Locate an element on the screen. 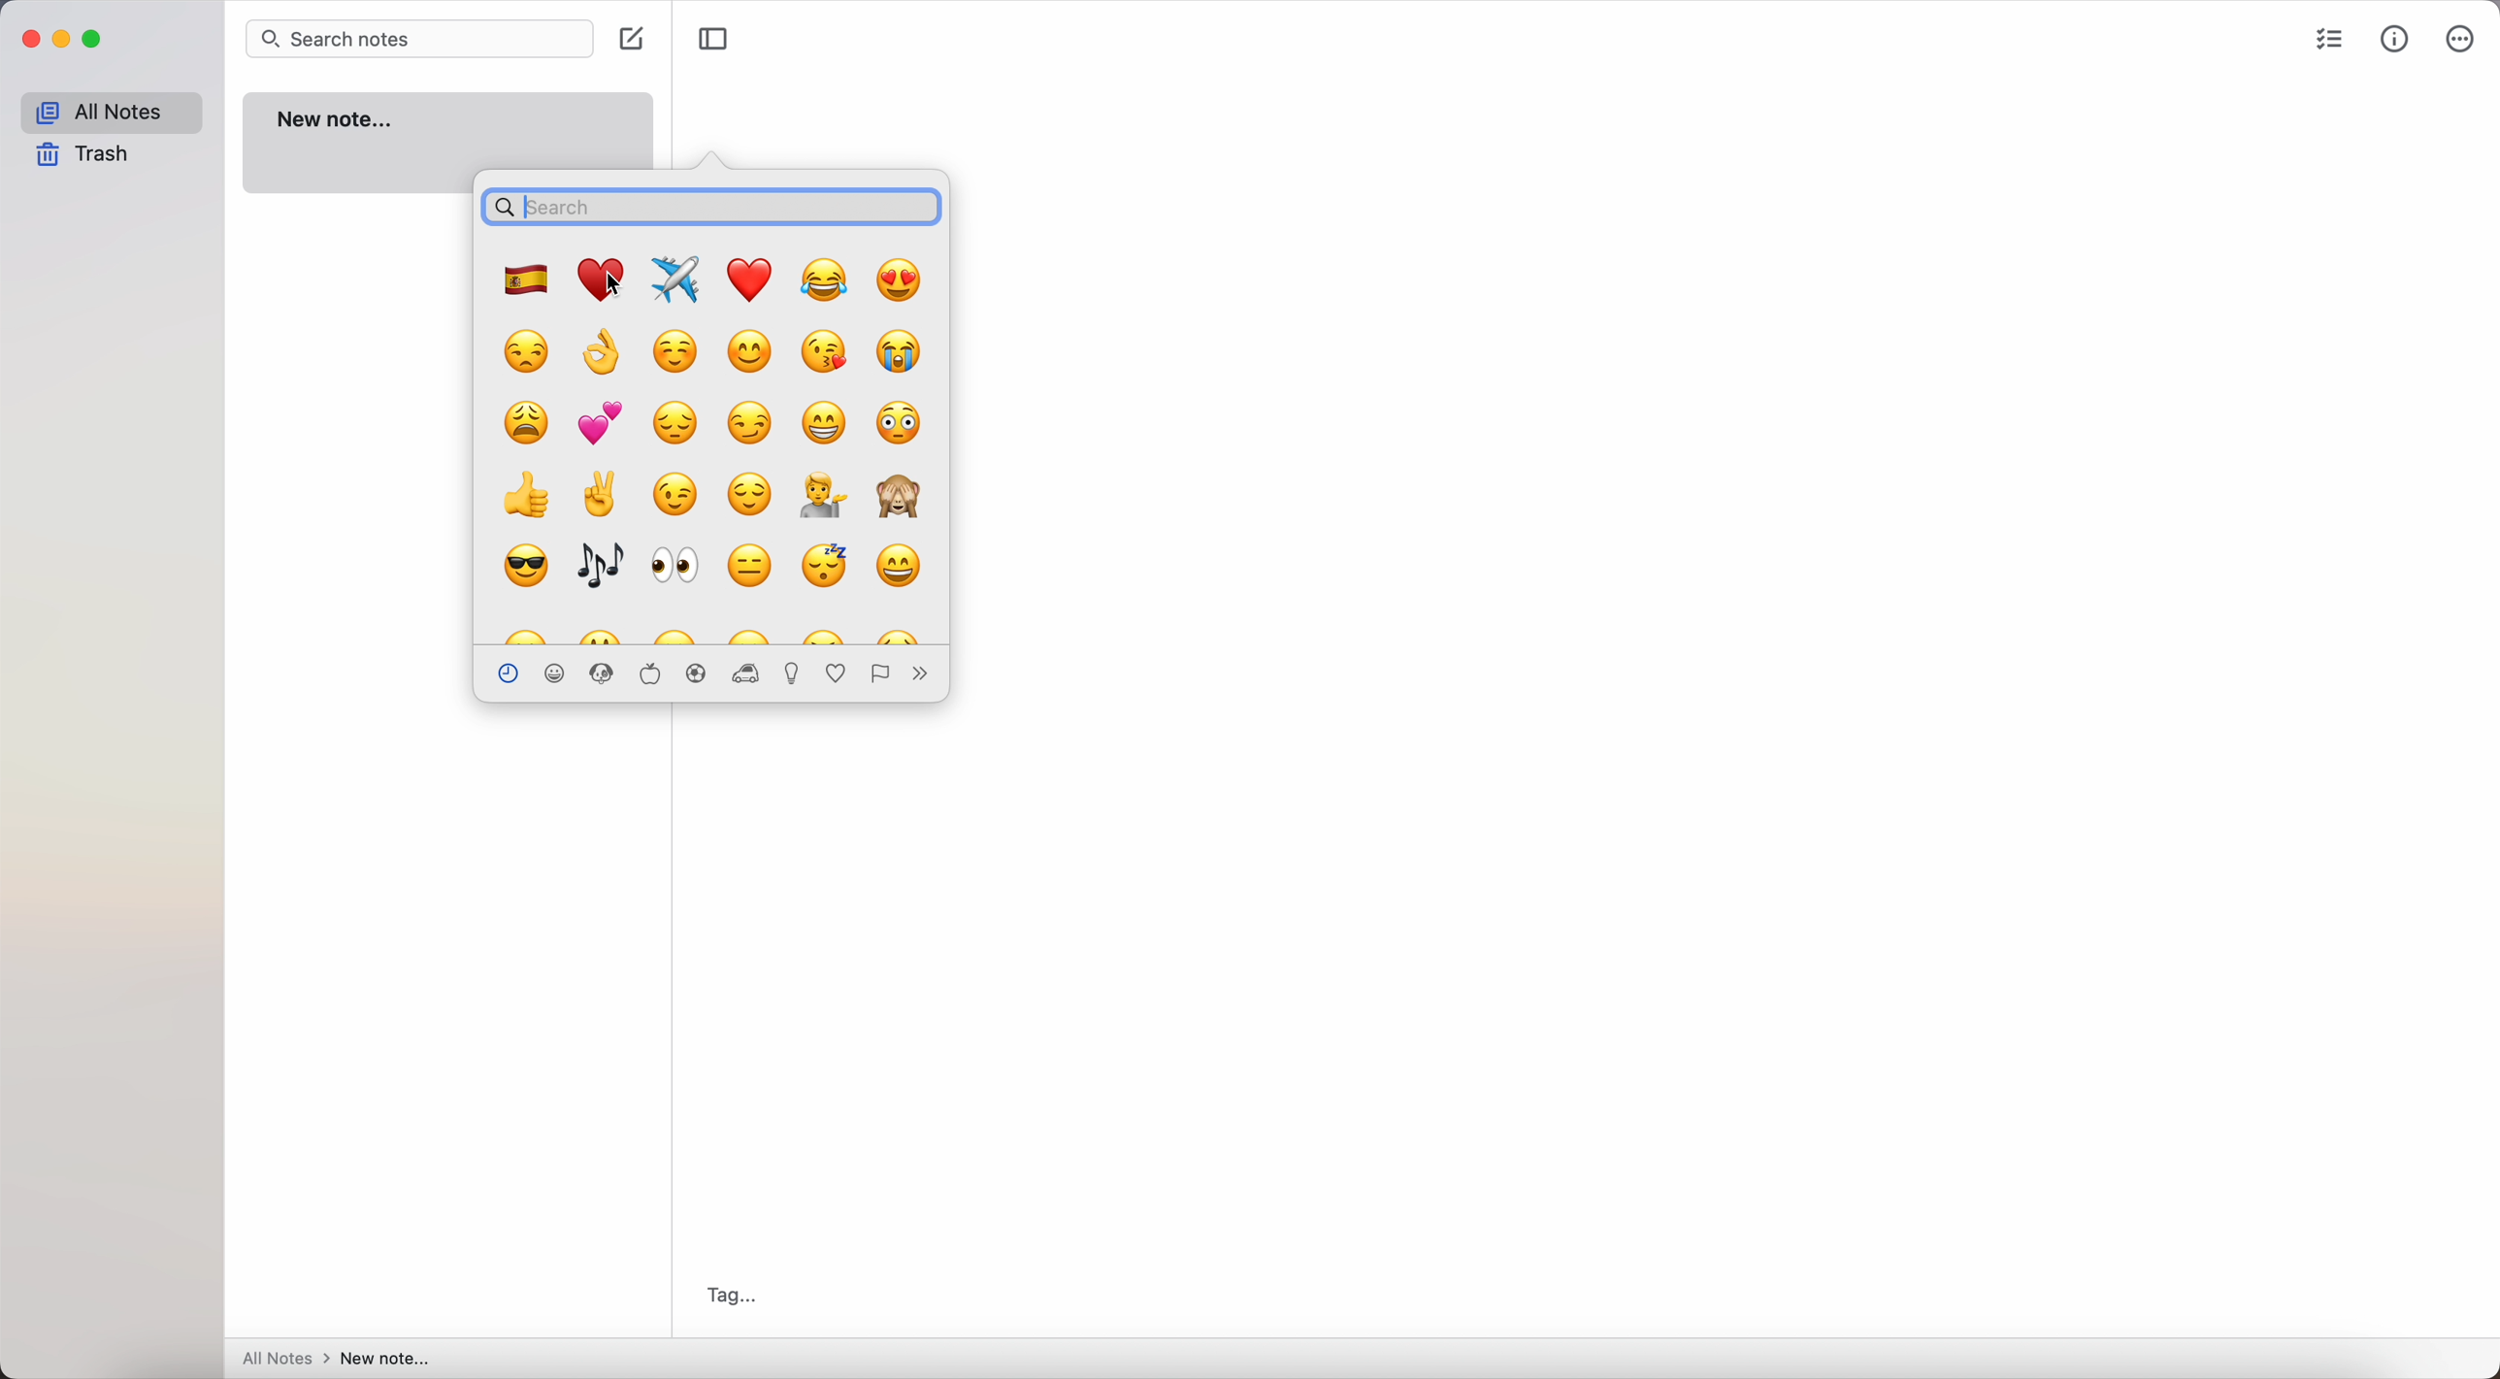 Image resolution: width=2500 pixels, height=1379 pixels. toggle sidebar is located at coordinates (711, 37).